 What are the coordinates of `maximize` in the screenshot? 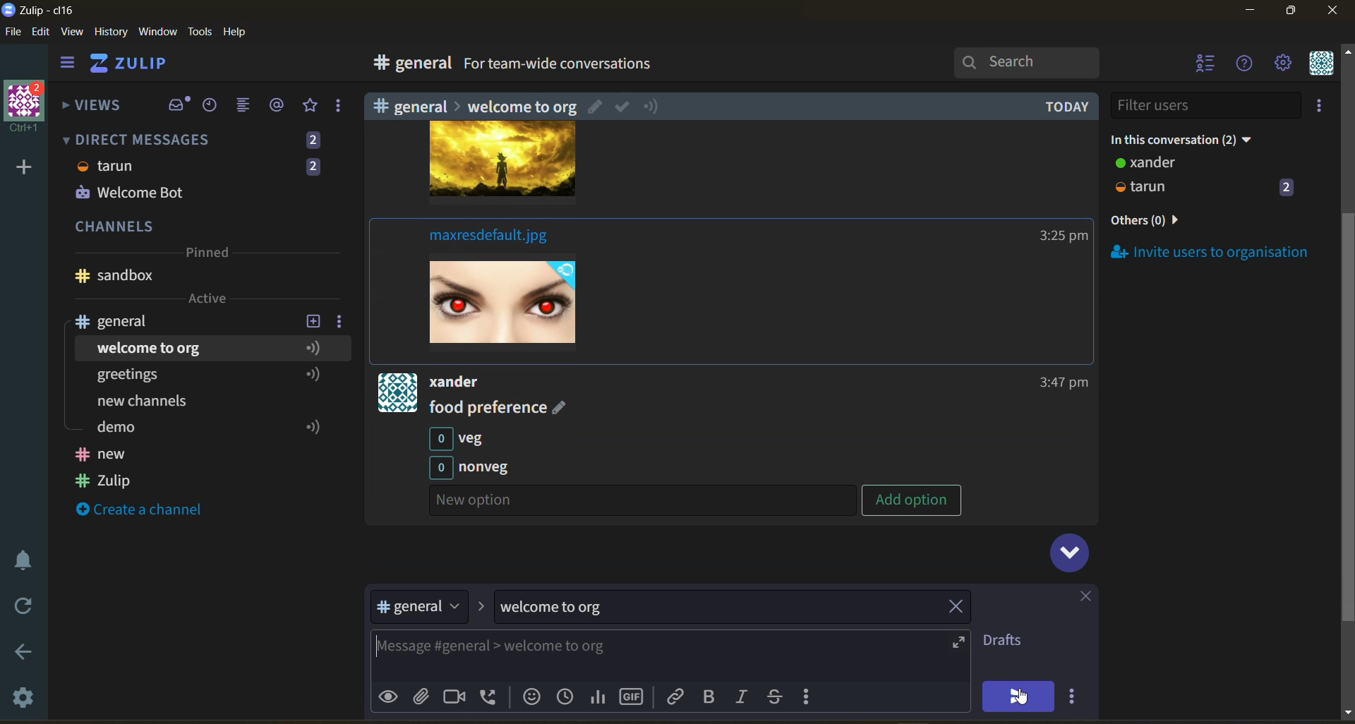 It's located at (1288, 15).